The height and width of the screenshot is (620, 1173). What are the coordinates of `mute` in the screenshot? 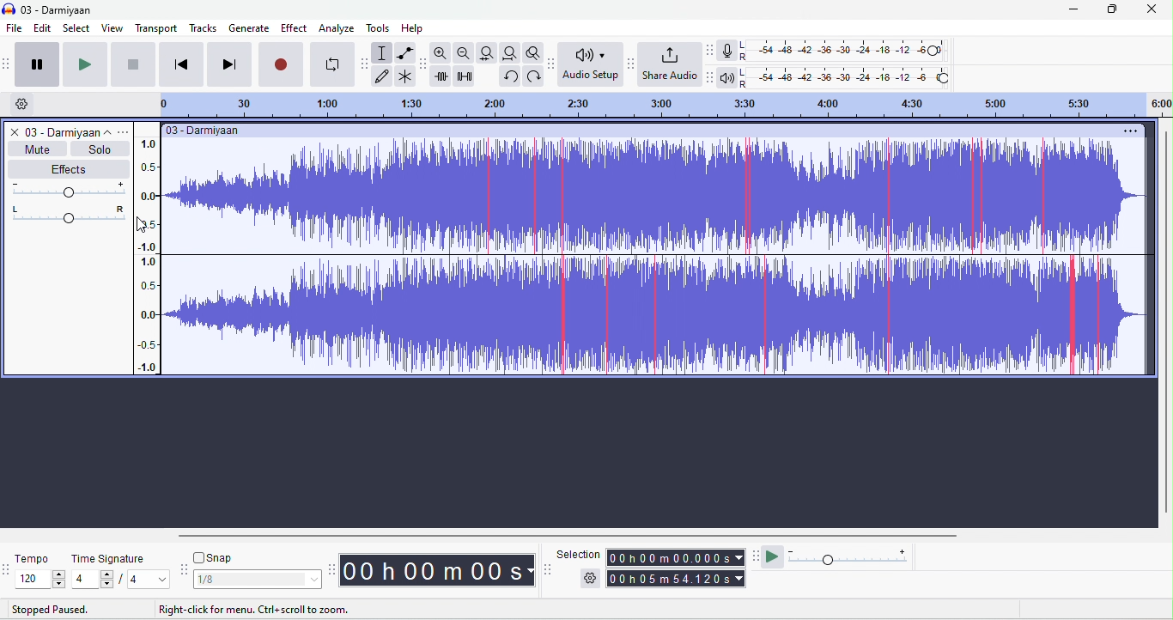 It's located at (37, 149).